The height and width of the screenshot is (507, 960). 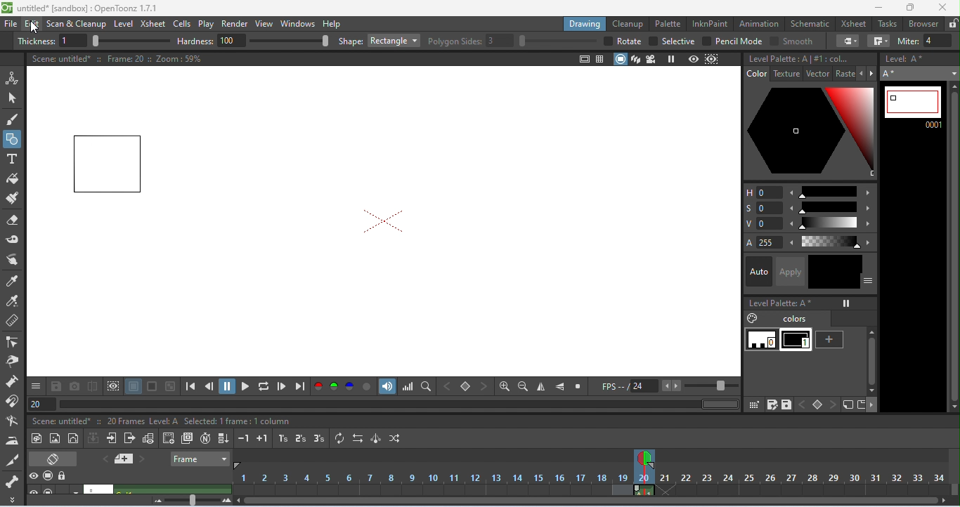 What do you see at coordinates (14, 258) in the screenshot?
I see `finger` at bounding box center [14, 258].